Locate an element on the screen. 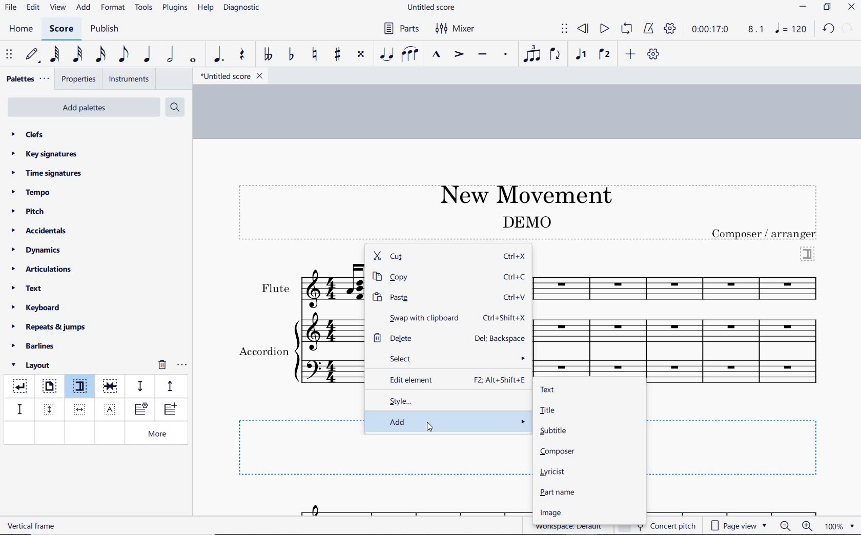 Image resolution: width=861 pixels, height=535 pixels. score is located at coordinates (61, 30).